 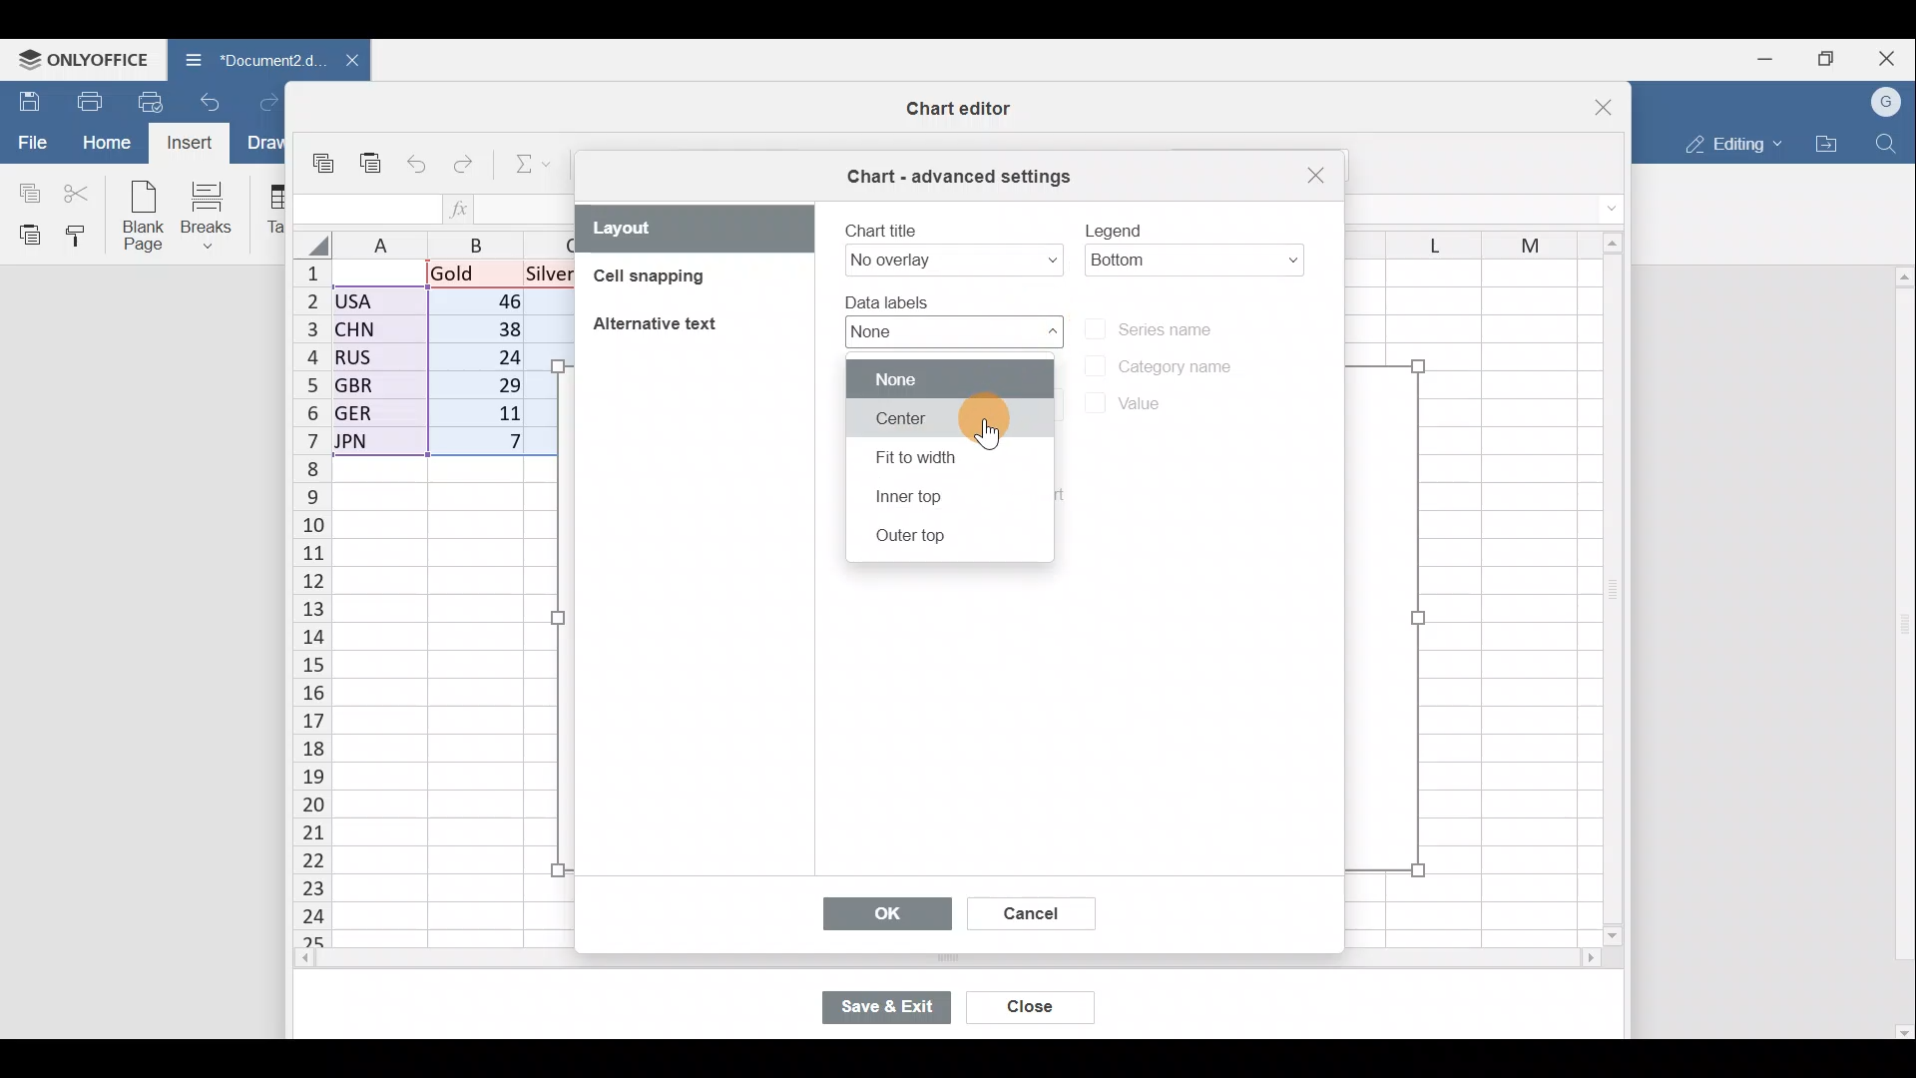 I want to click on Chart title, so click(x=952, y=245).